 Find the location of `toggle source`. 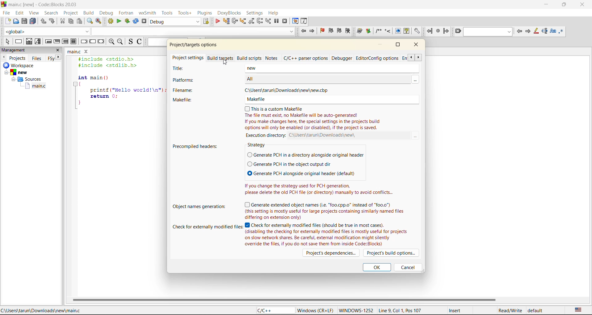

toggle source is located at coordinates (130, 42).